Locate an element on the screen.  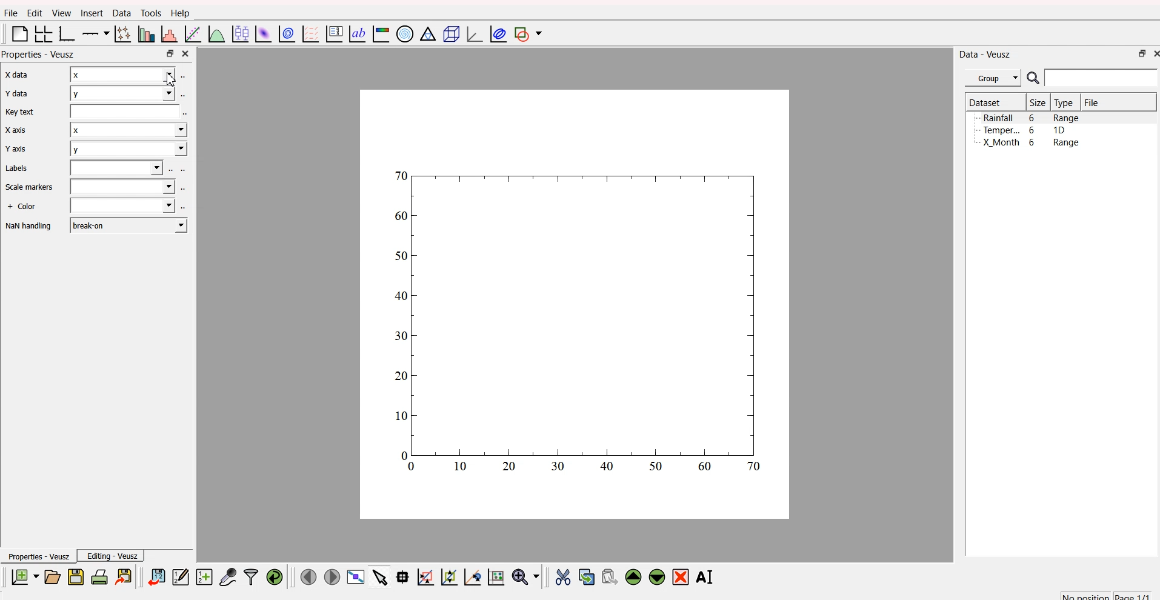
Rainfall 6 Range is located at coordinates (1033, 118).